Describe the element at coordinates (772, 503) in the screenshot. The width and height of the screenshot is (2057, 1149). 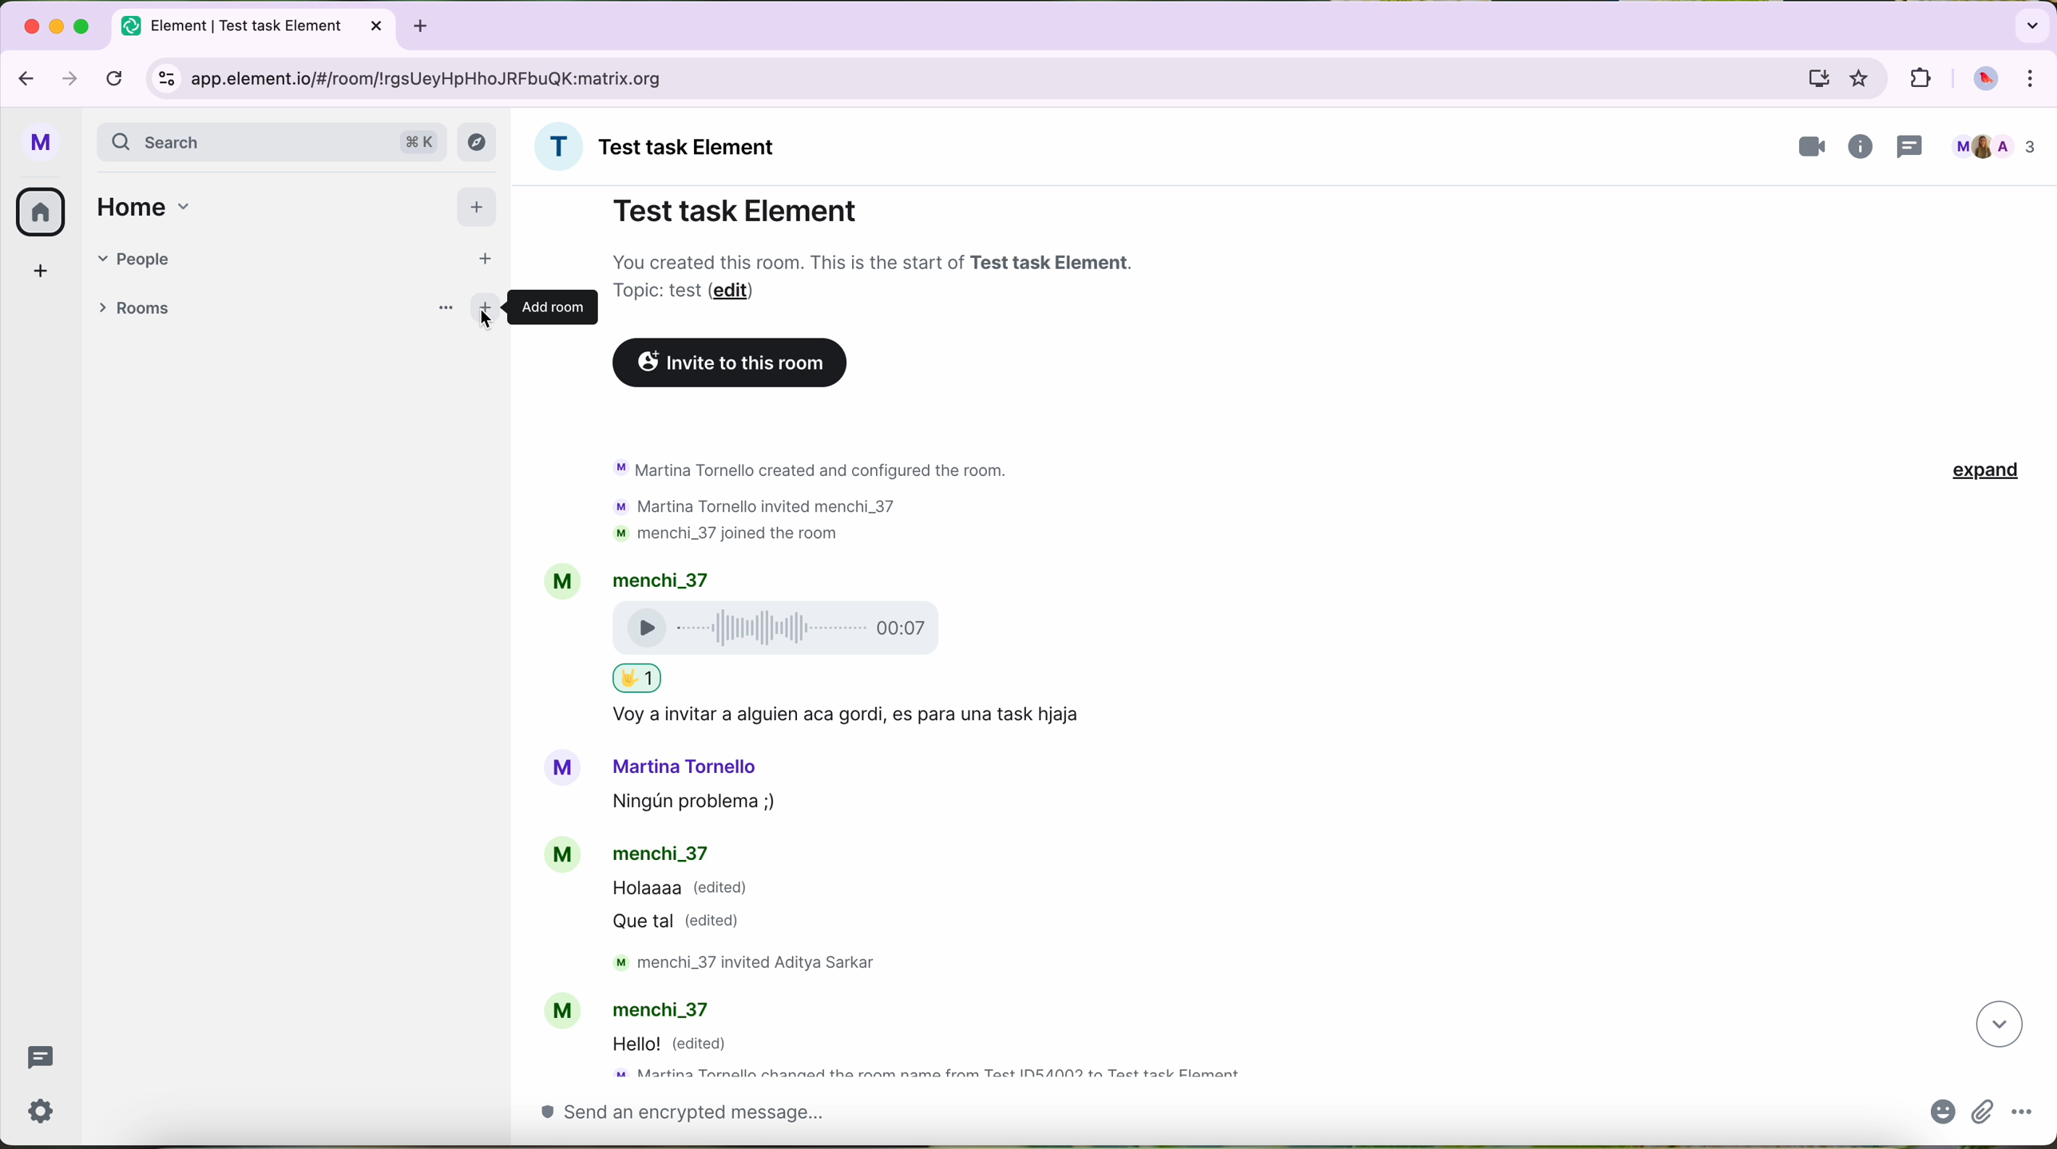
I see `text` at that location.